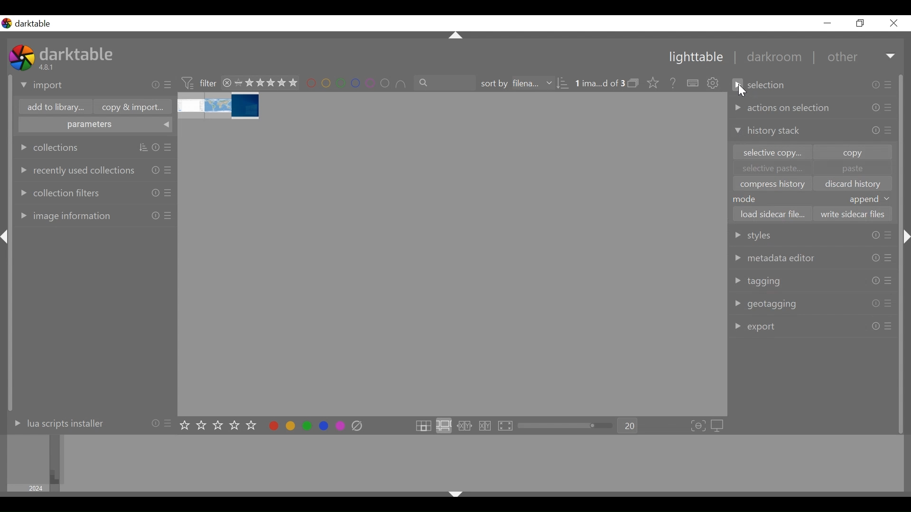  Describe the element at coordinates (169, 192) in the screenshot. I see `presets` at that location.